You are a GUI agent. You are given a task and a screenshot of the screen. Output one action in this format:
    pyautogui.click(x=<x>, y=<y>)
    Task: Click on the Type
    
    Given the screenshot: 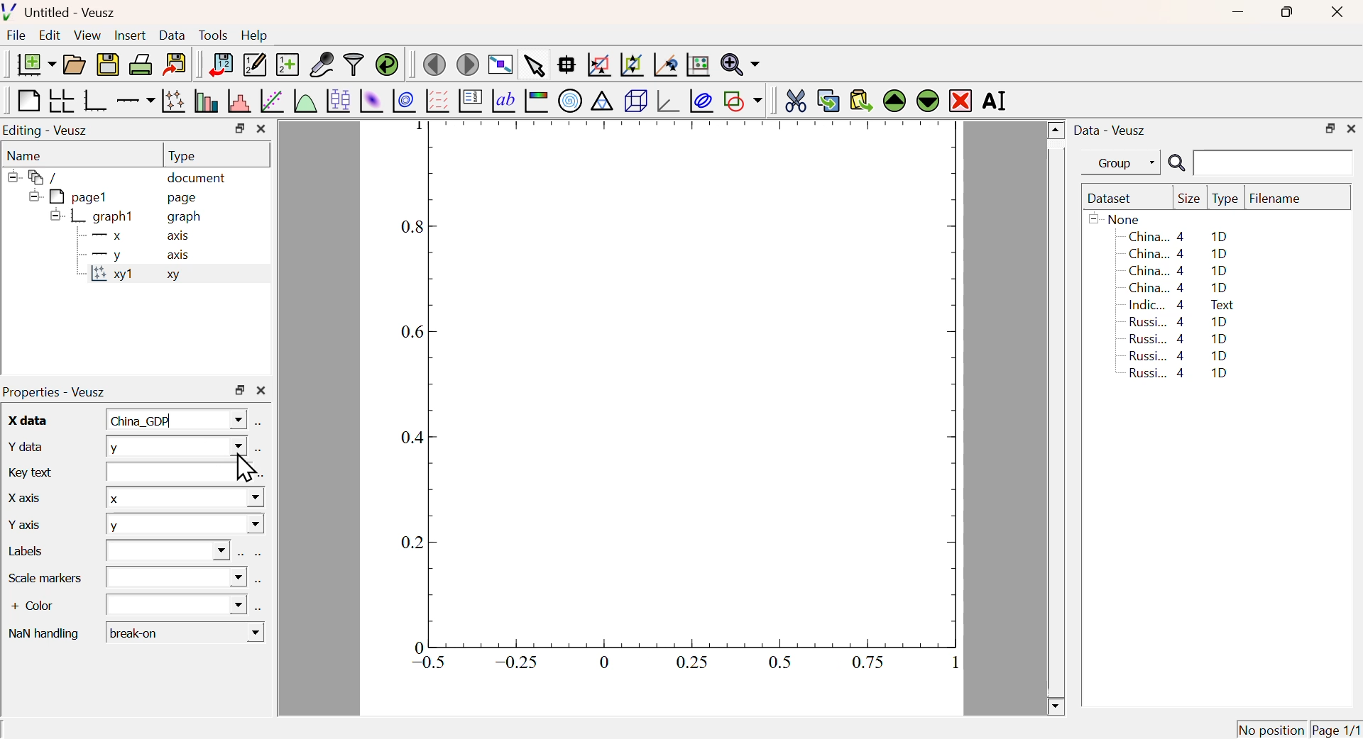 What is the action you would take?
    pyautogui.click(x=182, y=156)
    